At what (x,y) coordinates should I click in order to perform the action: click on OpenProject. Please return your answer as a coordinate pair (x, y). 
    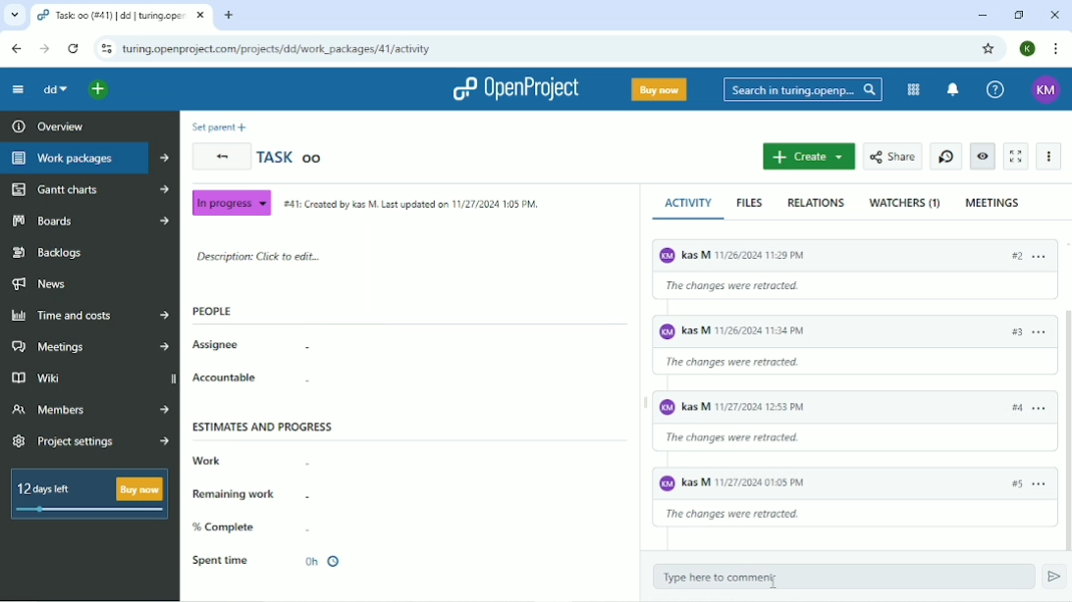
    Looking at the image, I should click on (516, 89).